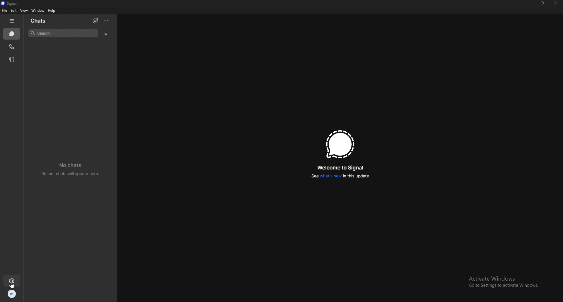 The image size is (563, 302). What do you see at coordinates (13, 285) in the screenshot?
I see `cursor` at bounding box center [13, 285].